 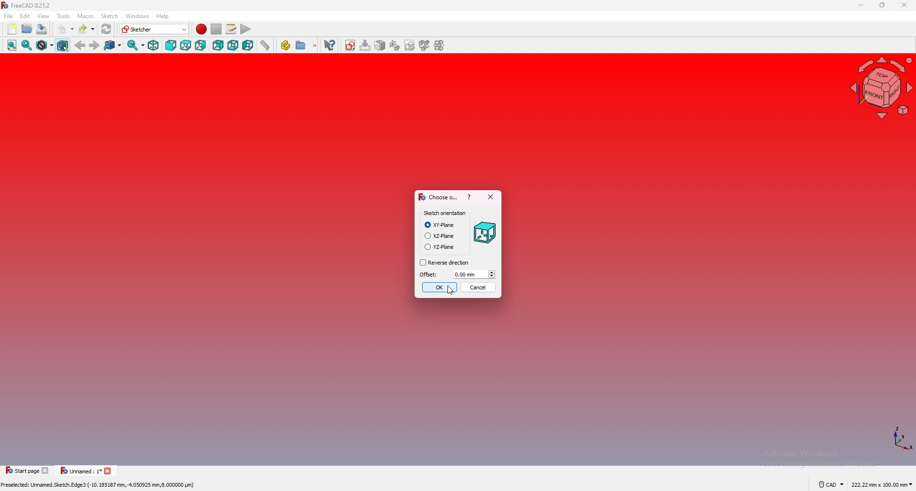 I want to click on bottom, so click(x=233, y=45).